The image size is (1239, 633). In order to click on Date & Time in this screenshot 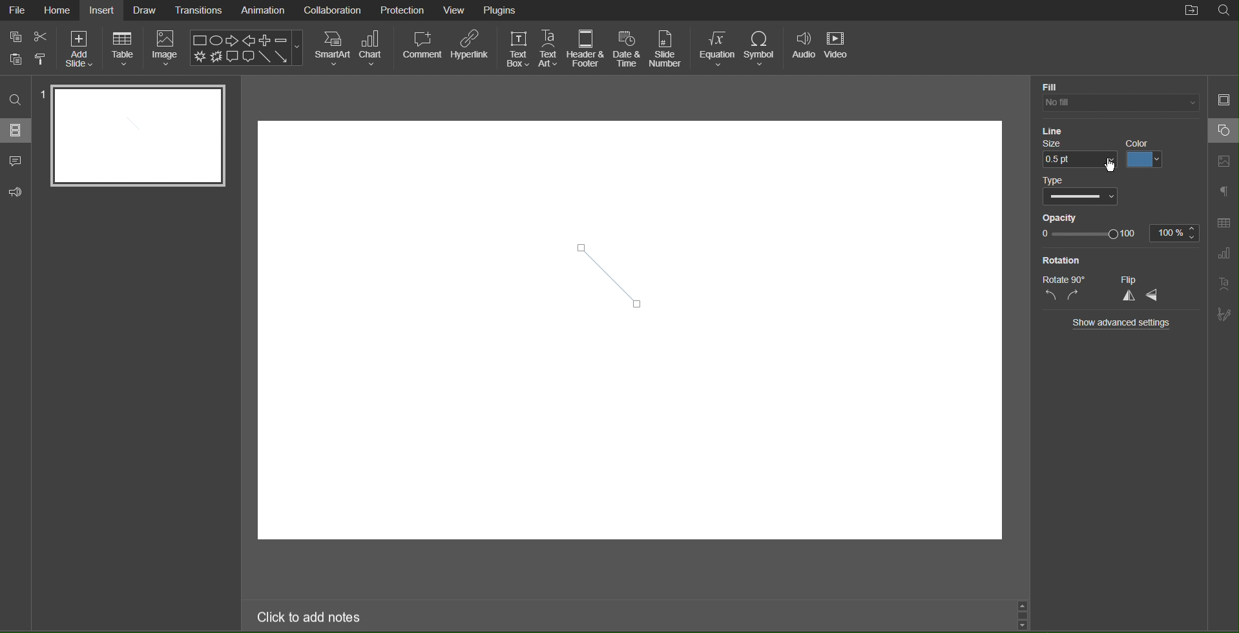, I will do `click(627, 49)`.